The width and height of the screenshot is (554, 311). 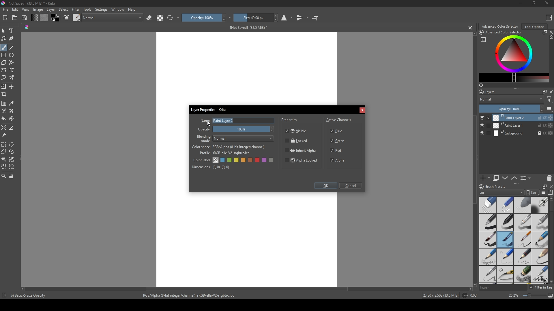 What do you see at coordinates (511, 99) in the screenshot?
I see `Normal` at bounding box center [511, 99].